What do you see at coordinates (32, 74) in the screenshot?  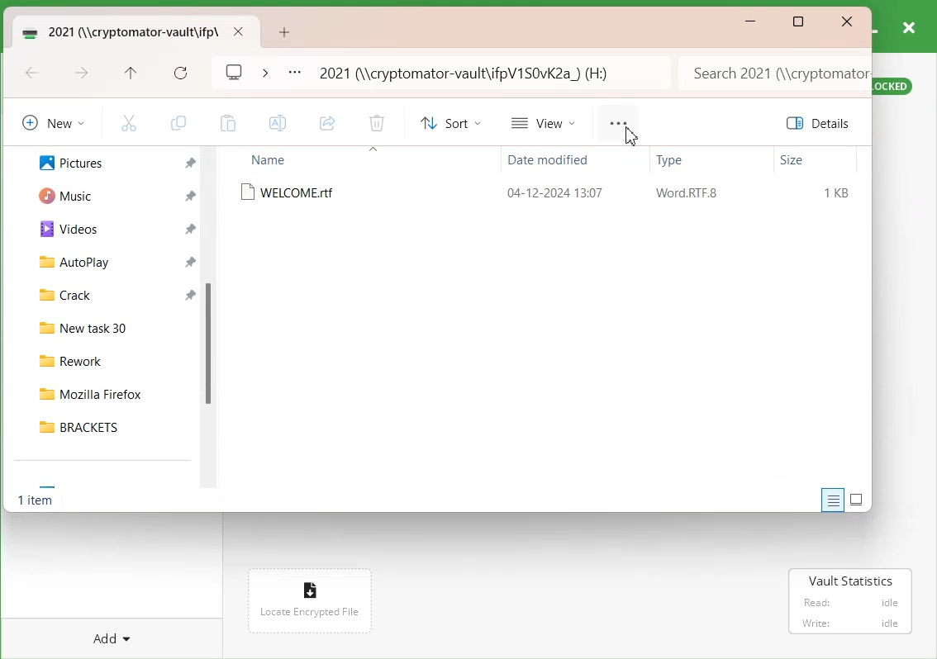 I see `Go Back` at bounding box center [32, 74].